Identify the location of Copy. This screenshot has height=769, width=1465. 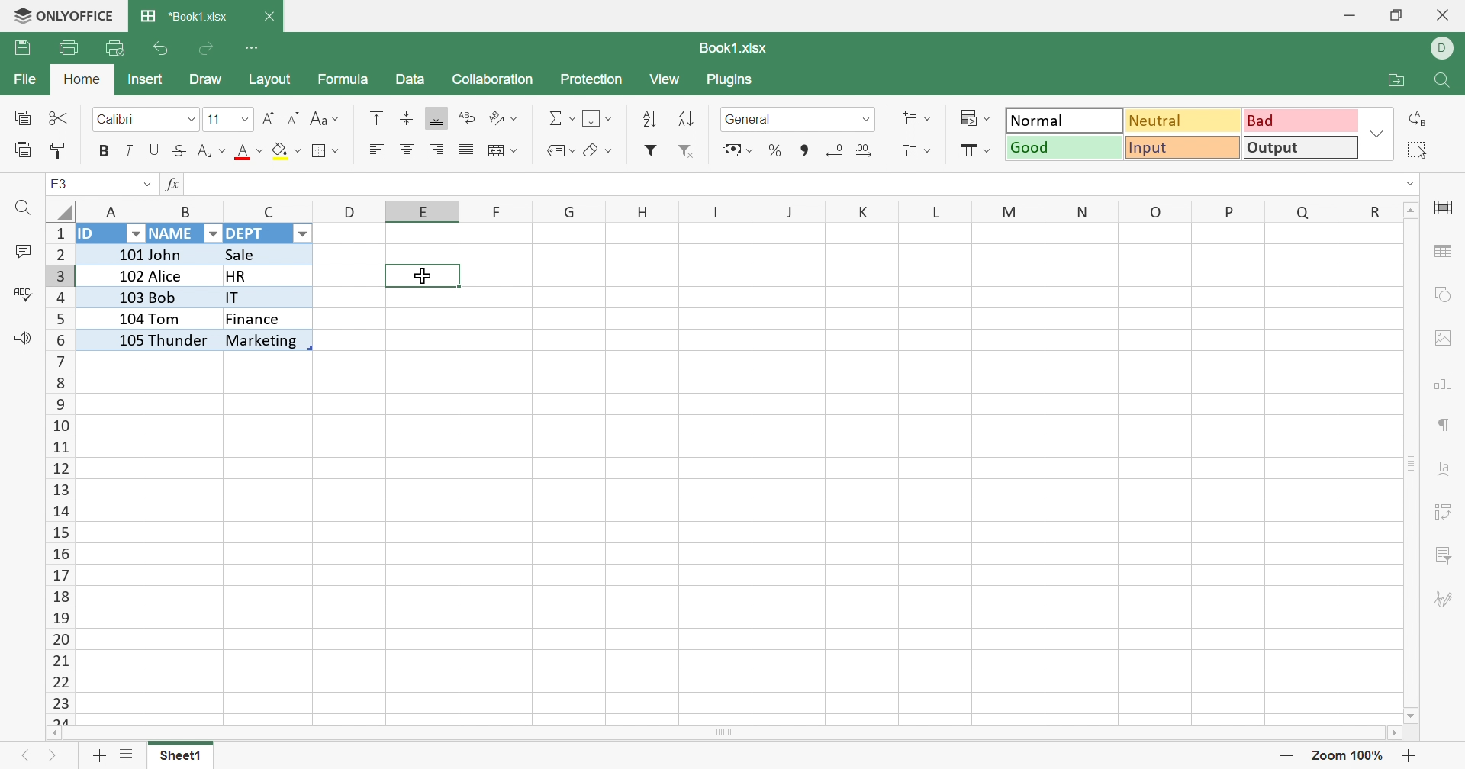
(24, 118).